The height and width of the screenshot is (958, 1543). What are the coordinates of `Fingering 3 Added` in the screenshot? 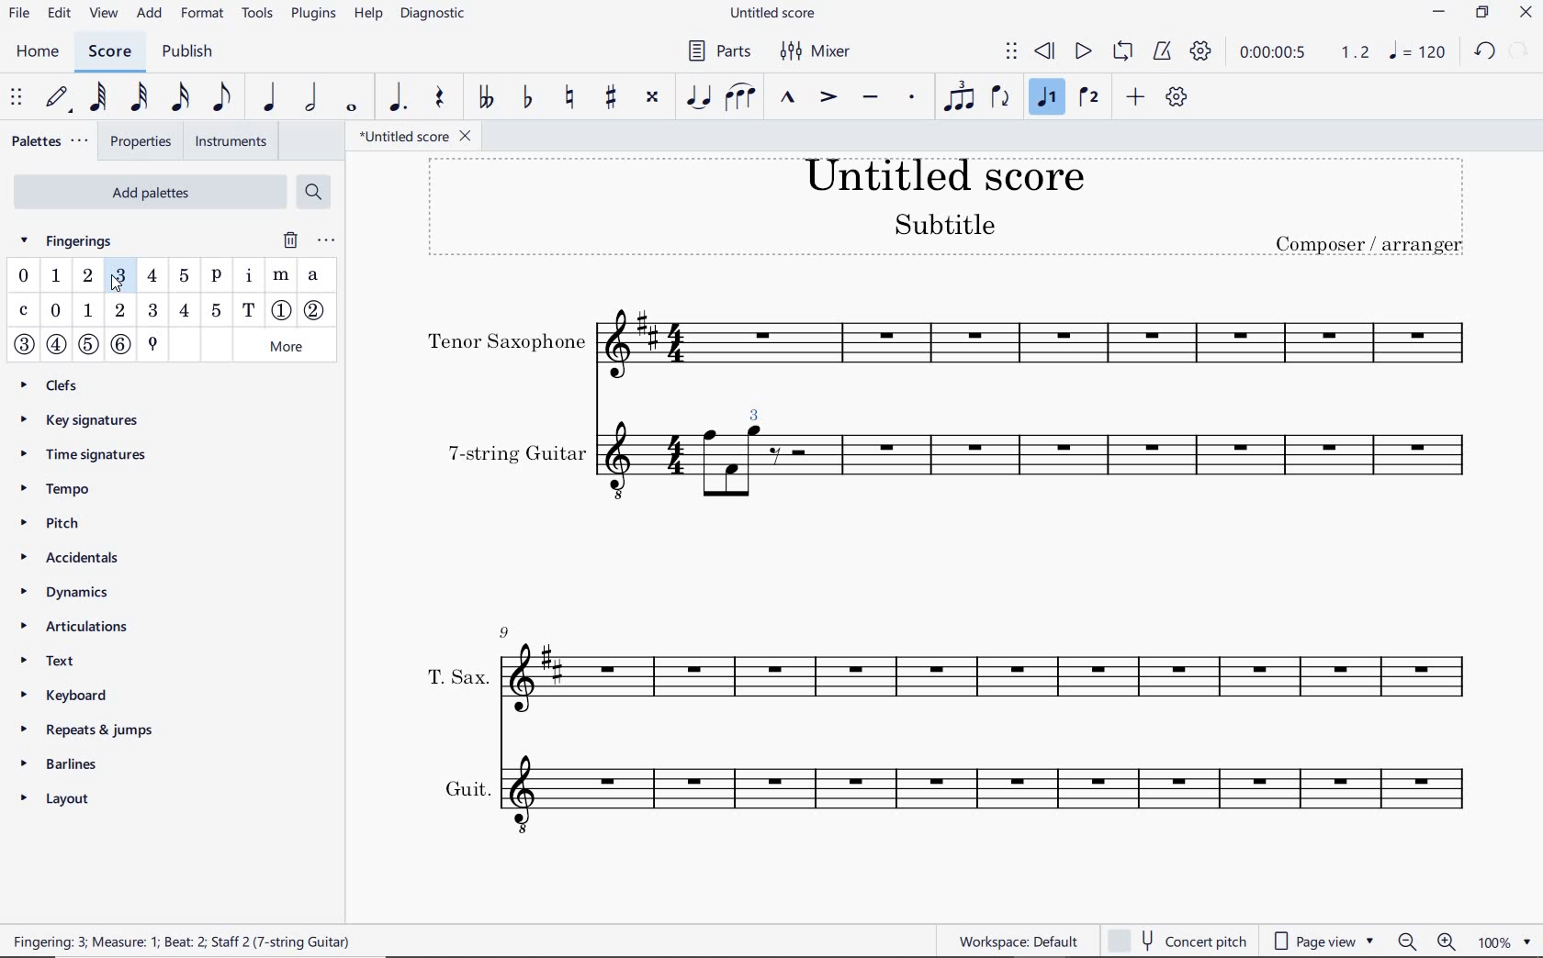 It's located at (754, 408).